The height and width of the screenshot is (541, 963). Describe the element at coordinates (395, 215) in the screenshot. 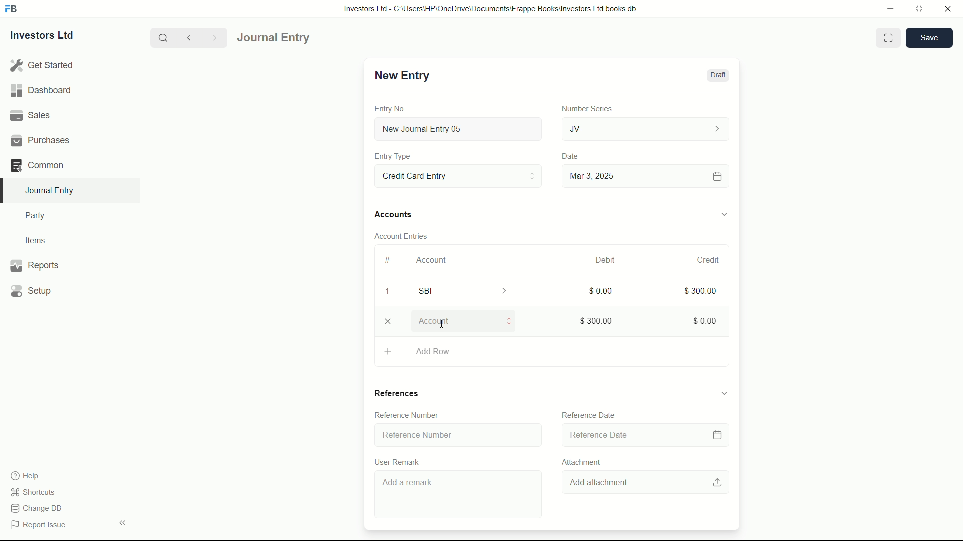

I see `Accounts` at that location.